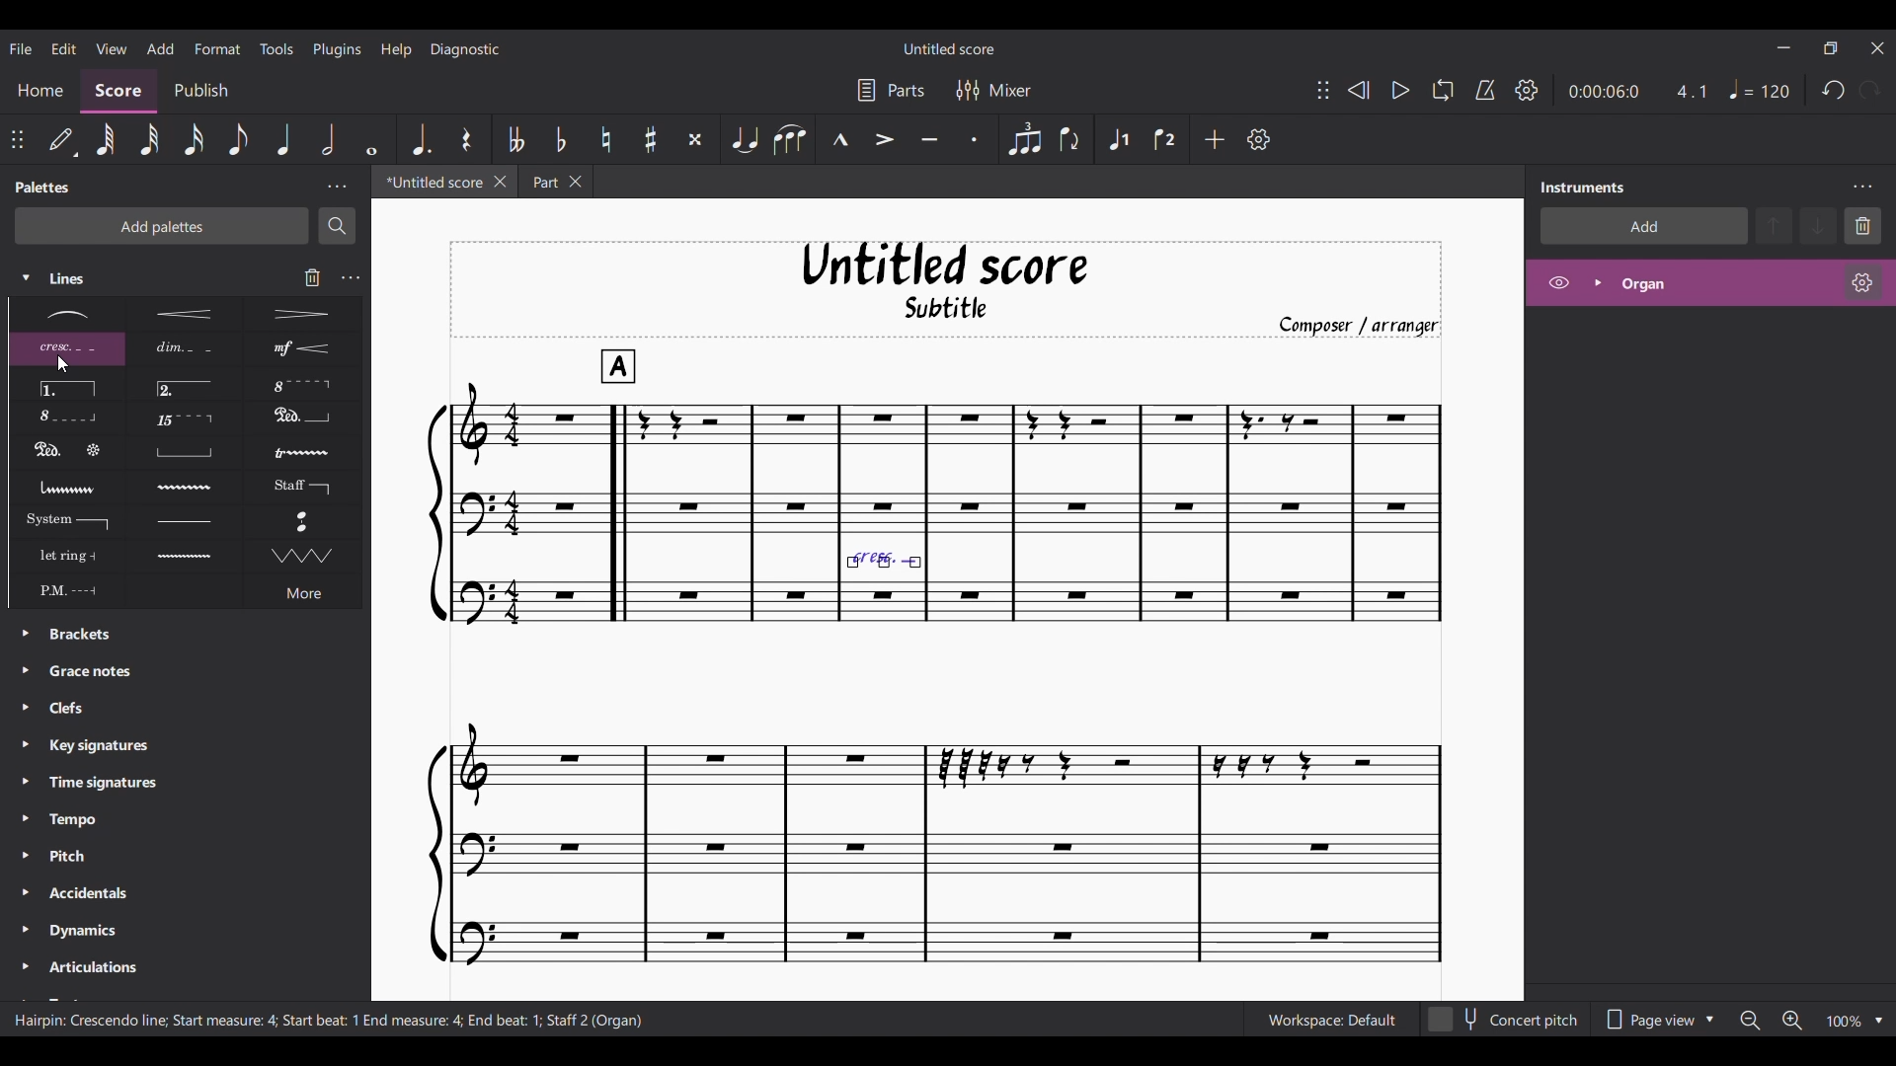 The image size is (1896, 1066). What do you see at coordinates (606, 140) in the screenshot?
I see `Toggle natural` at bounding box center [606, 140].